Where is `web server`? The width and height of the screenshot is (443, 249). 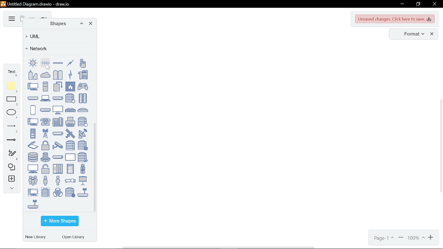 web server is located at coordinates (70, 192).